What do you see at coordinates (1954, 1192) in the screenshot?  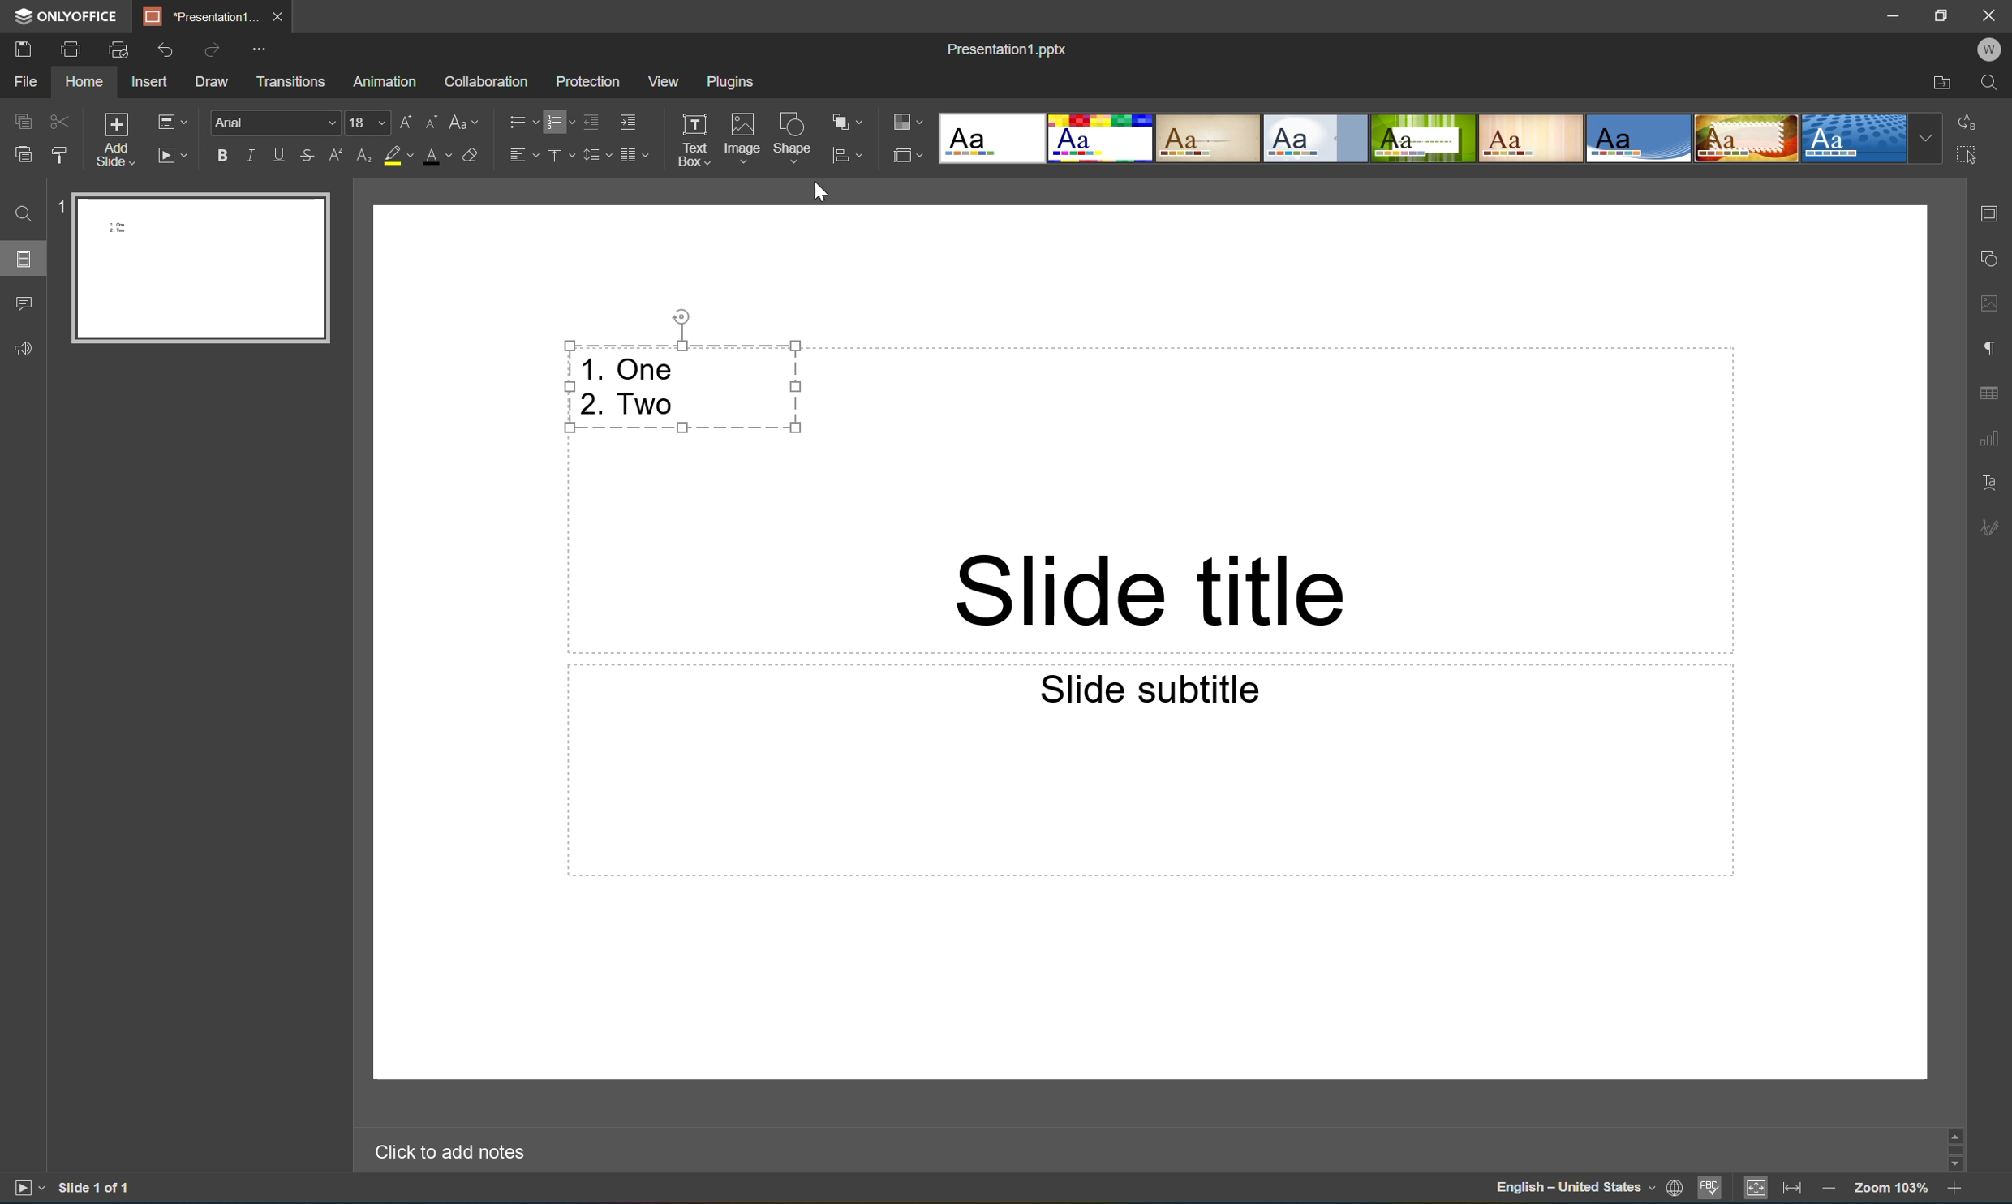 I see `Zoom in` at bounding box center [1954, 1192].